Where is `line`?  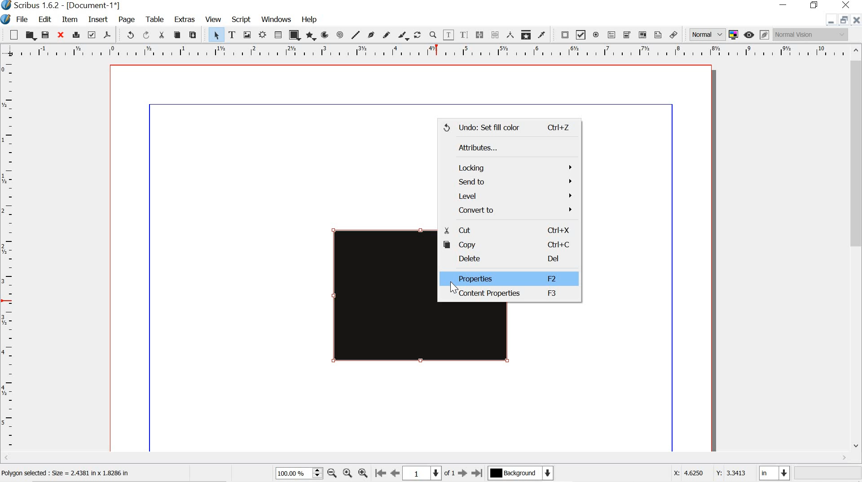 line is located at coordinates (356, 35).